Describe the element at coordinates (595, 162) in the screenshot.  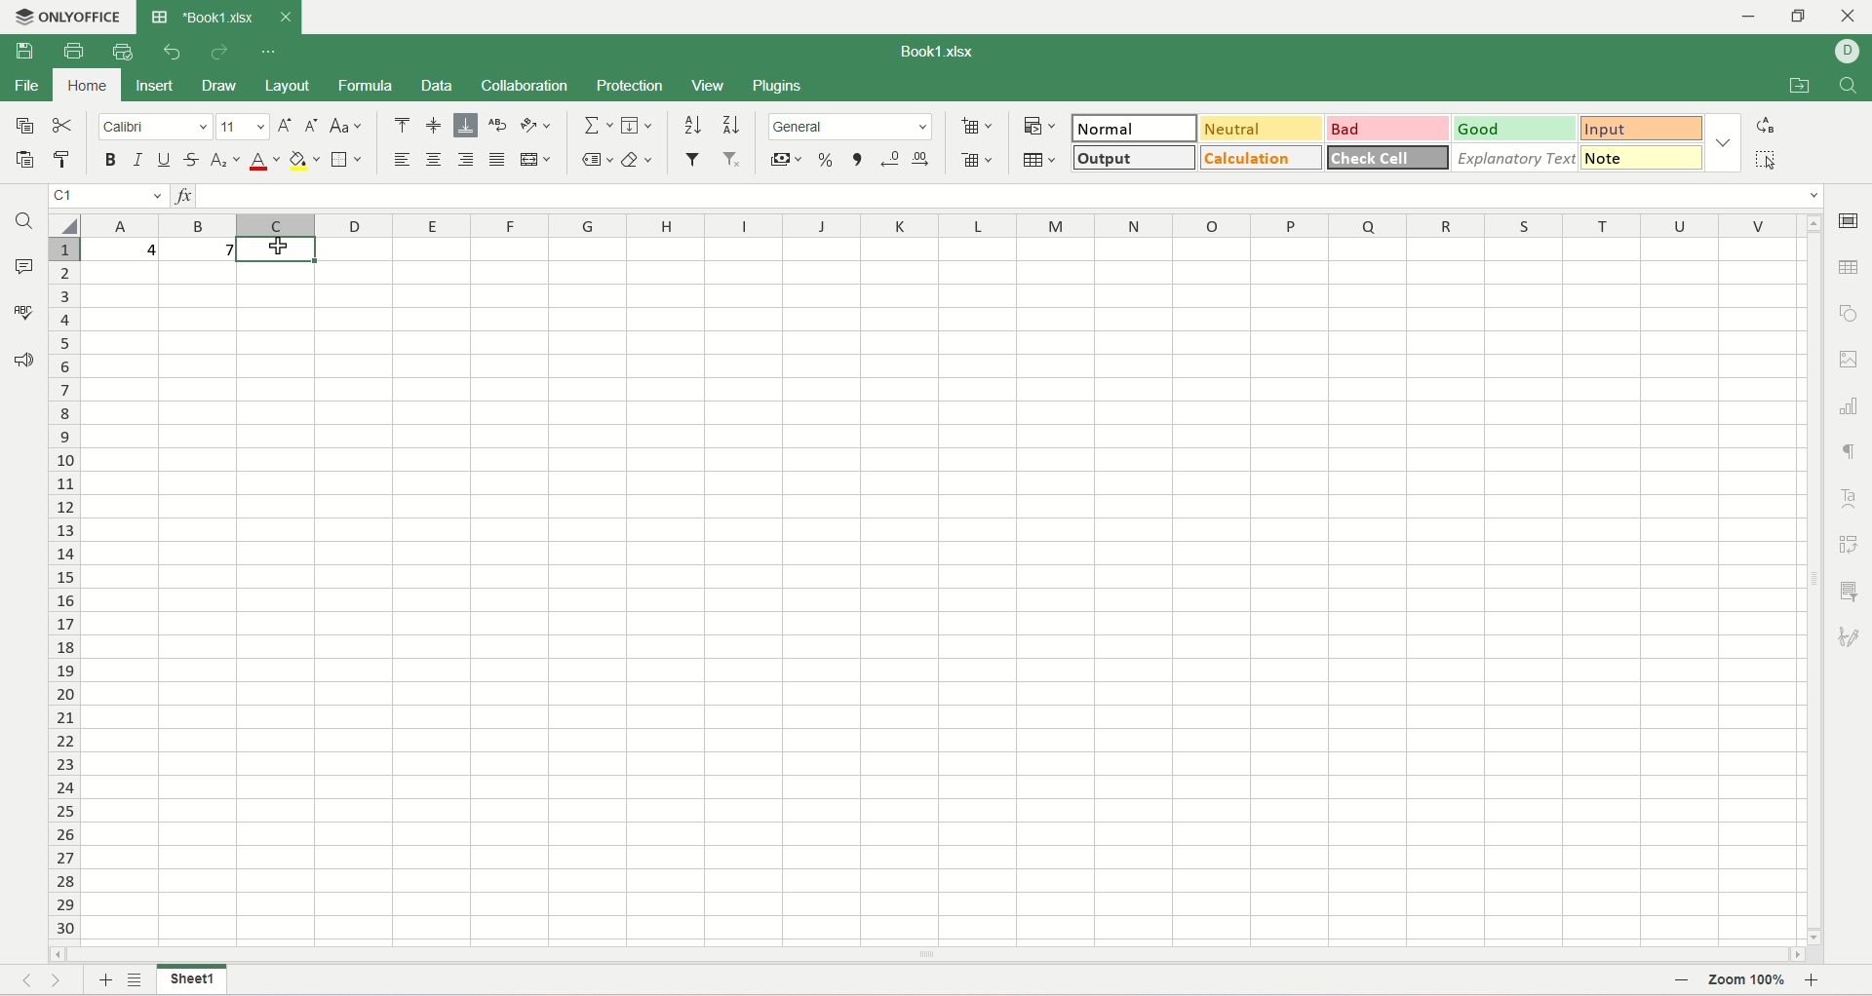
I see `named ranges` at that location.